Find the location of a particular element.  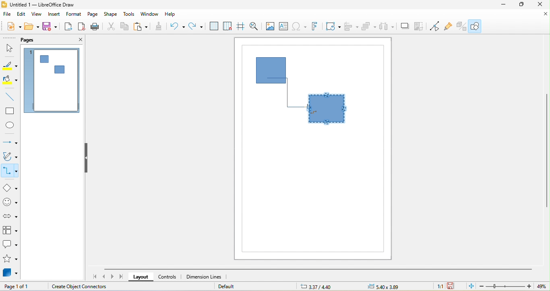

maximize is located at coordinates (524, 4).